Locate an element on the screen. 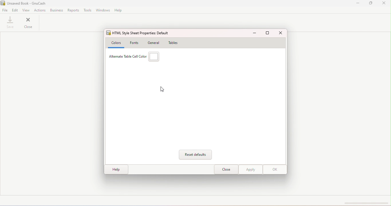  View is located at coordinates (25, 11).